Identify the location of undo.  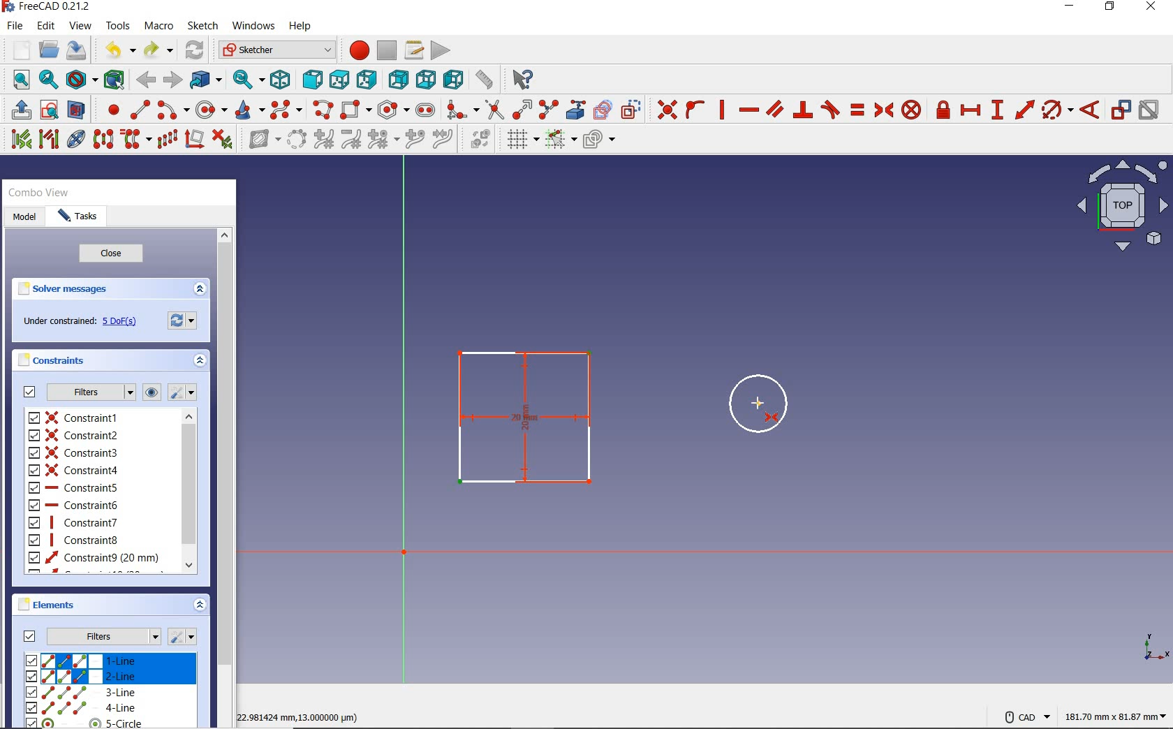
(117, 49).